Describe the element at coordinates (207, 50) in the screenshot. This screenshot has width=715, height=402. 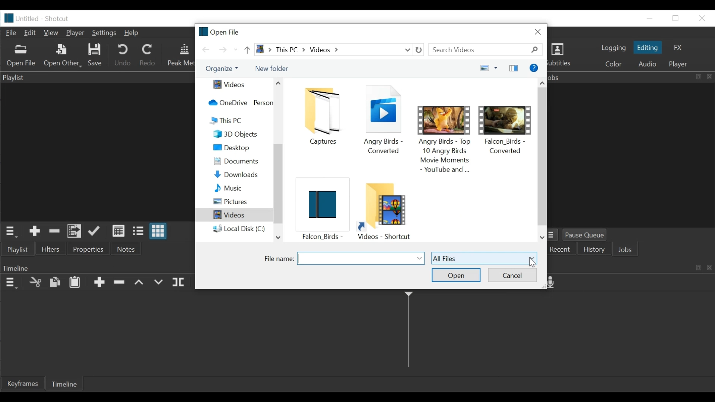
I see `Go back` at that location.